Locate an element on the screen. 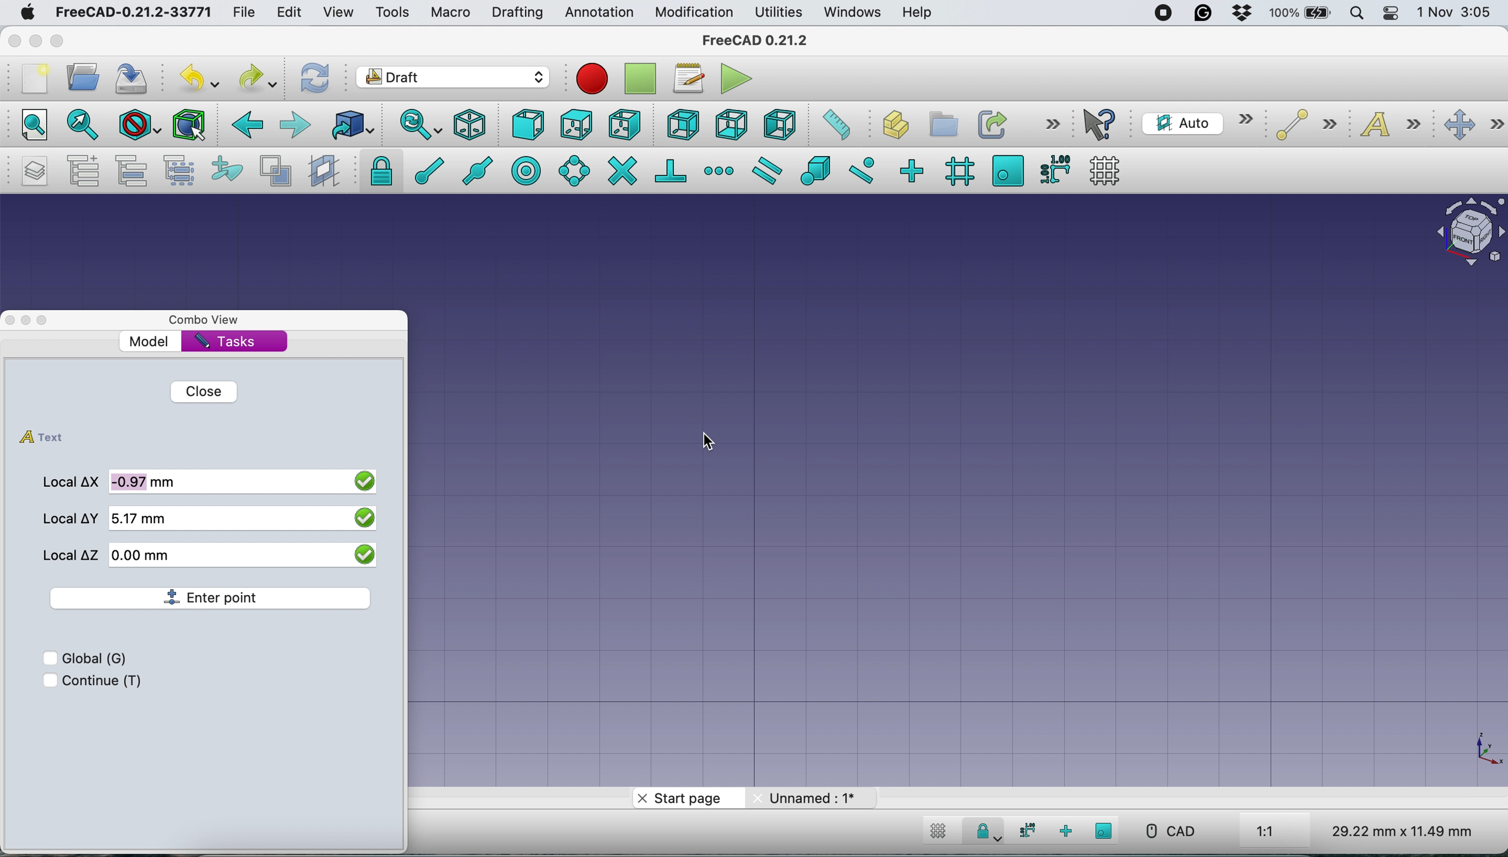 The height and width of the screenshot is (857, 1508). execute macros is located at coordinates (735, 79).